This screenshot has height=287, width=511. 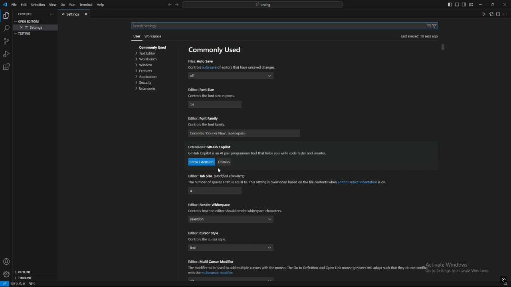 What do you see at coordinates (6, 54) in the screenshot?
I see `run and debug` at bounding box center [6, 54].